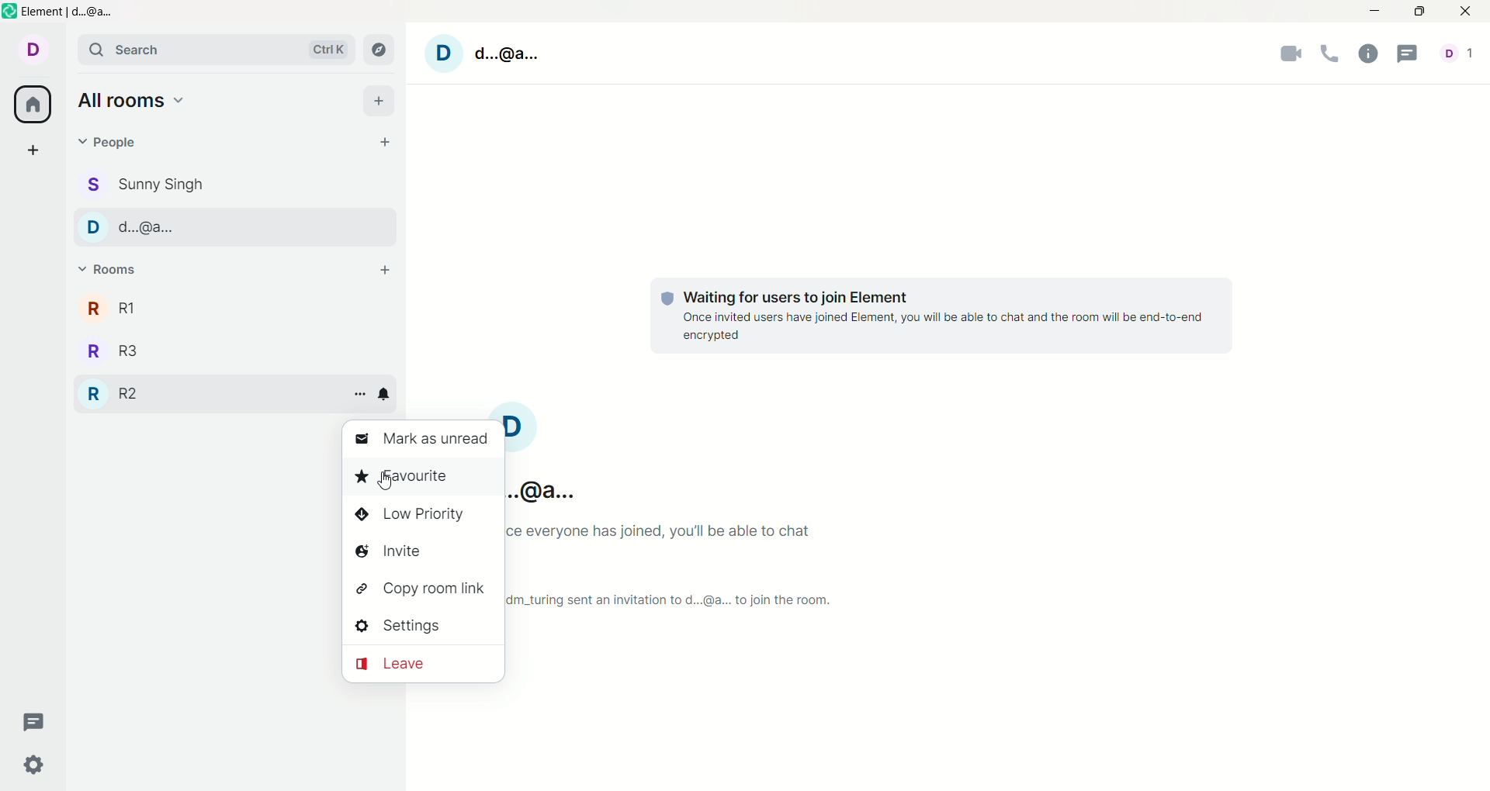  I want to click on add, so click(386, 271).